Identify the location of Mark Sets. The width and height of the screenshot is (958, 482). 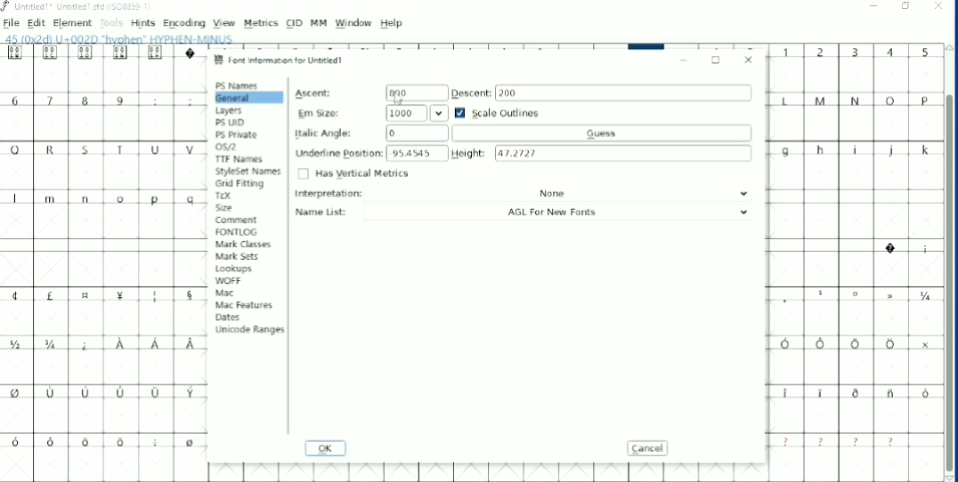
(239, 258).